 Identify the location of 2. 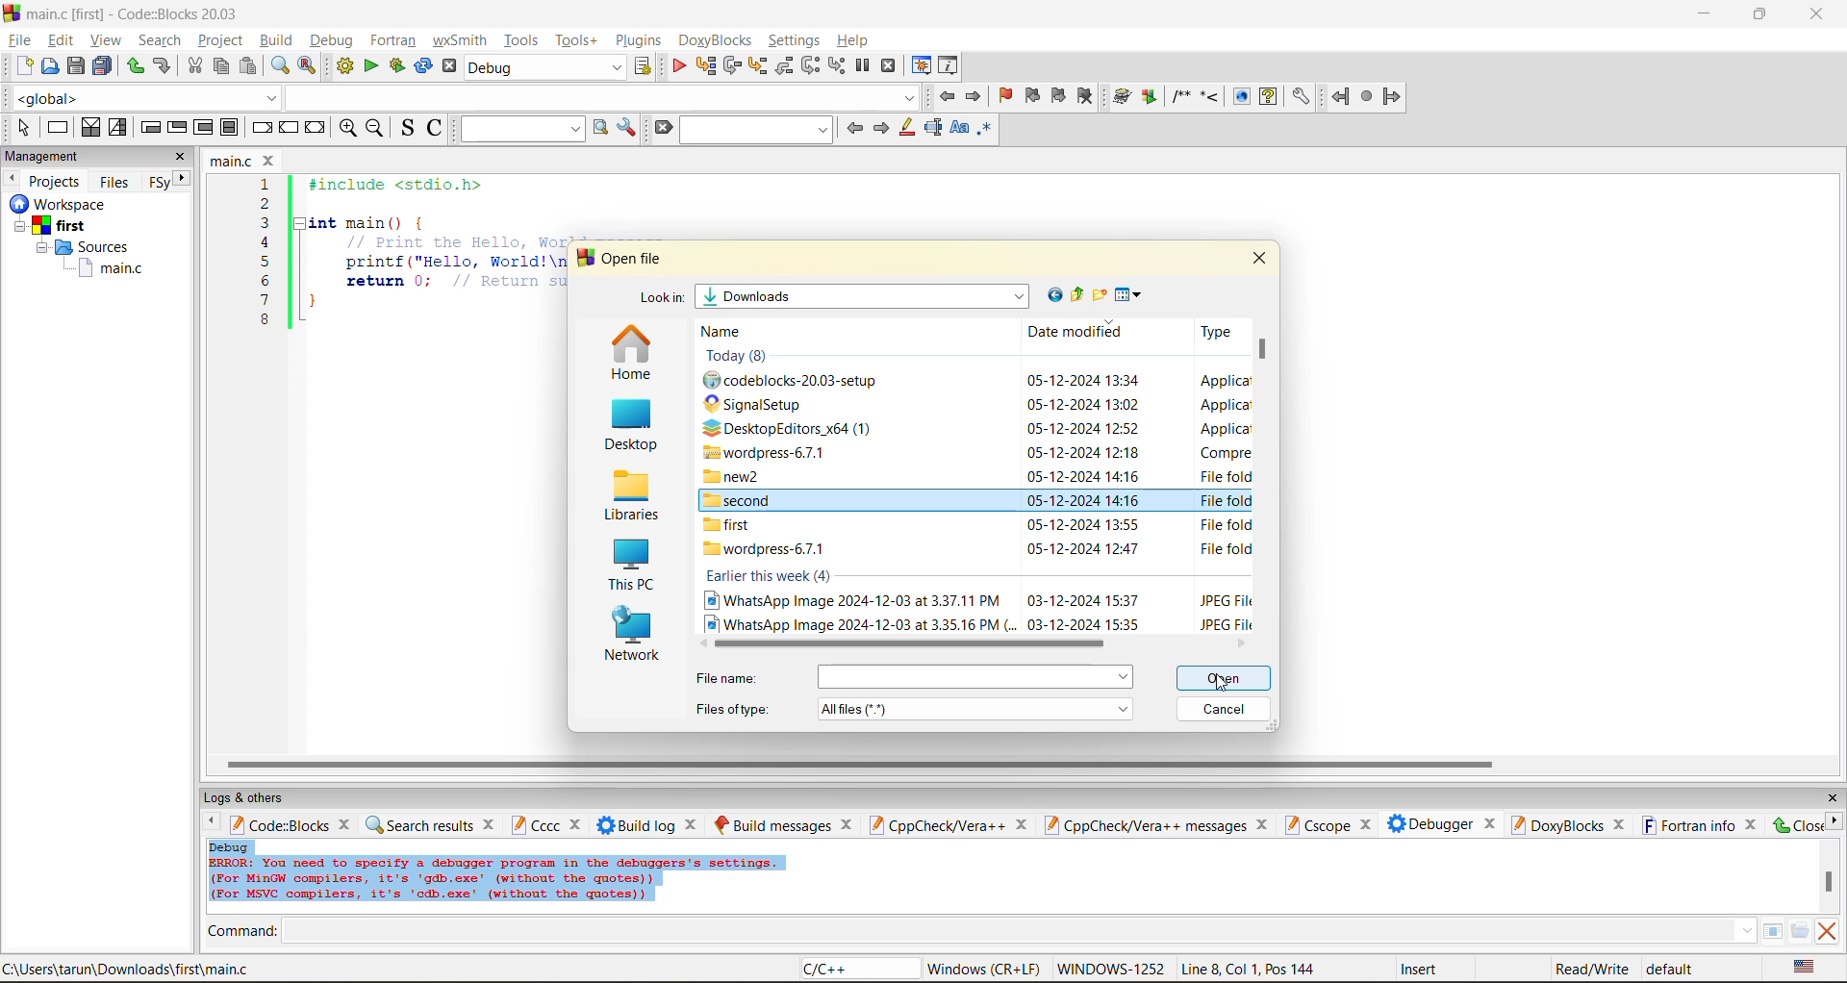
(266, 204).